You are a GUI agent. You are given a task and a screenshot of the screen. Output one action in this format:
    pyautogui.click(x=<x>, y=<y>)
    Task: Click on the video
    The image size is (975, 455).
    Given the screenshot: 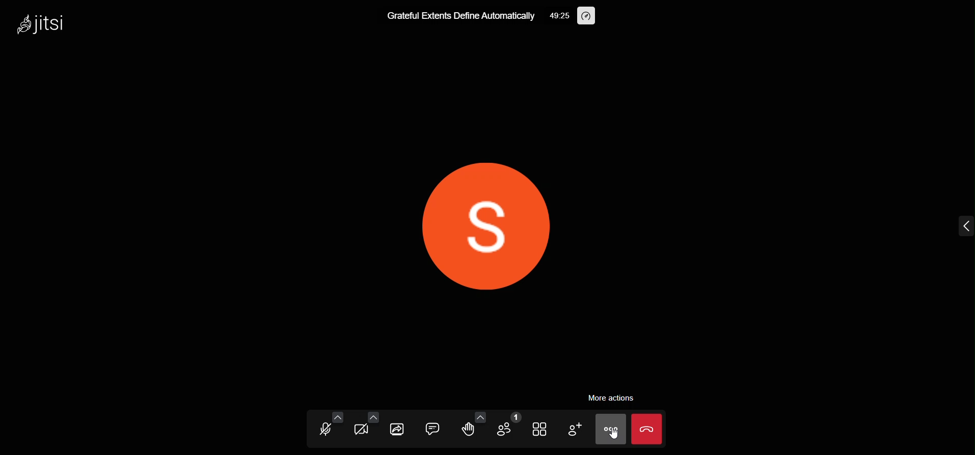 What is the action you would take?
    pyautogui.click(x=361, y=430)
    